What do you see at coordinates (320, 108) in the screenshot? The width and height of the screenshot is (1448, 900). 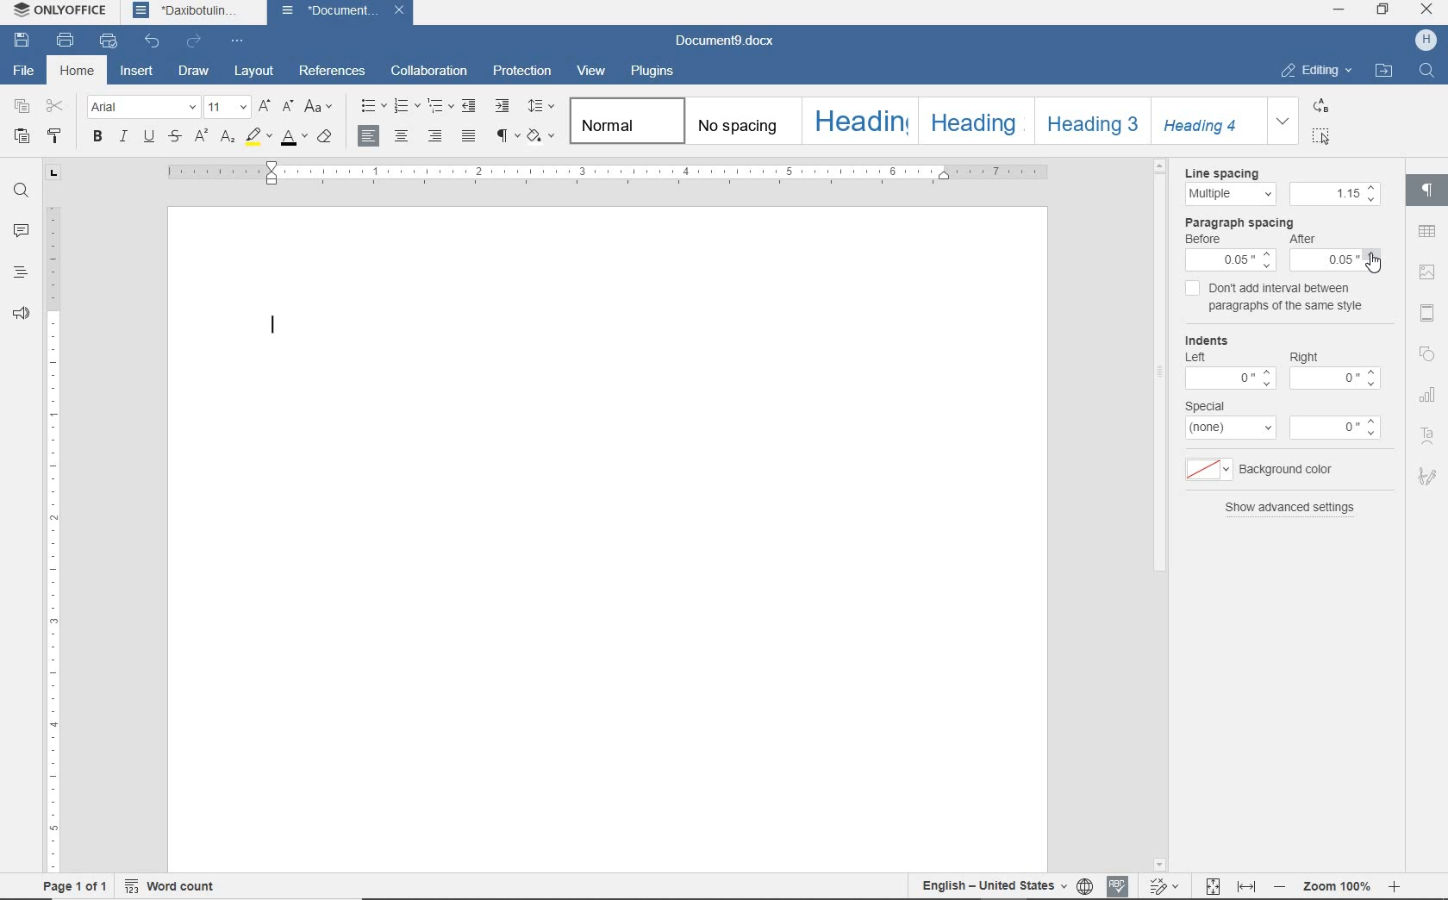 I see `change case` at bounding box center [320, 108].